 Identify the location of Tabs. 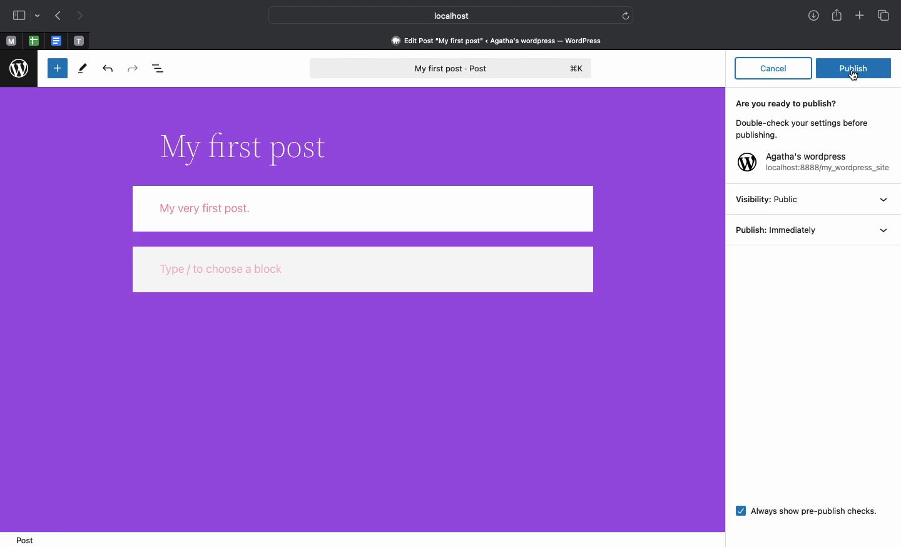
(885, 16).